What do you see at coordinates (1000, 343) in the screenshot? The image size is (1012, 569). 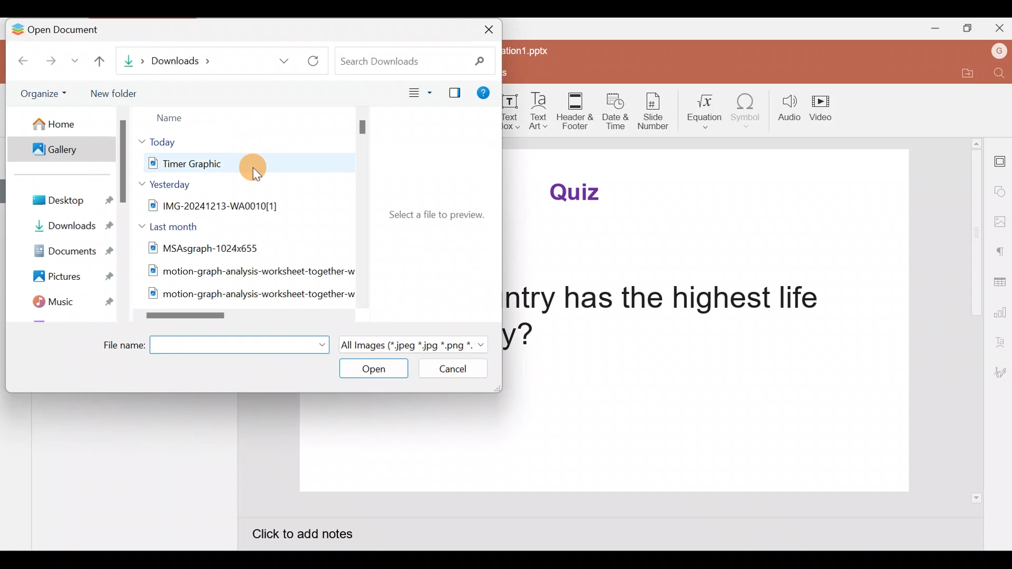 I see `Text Art settings` at bounding box center [1000, 343].